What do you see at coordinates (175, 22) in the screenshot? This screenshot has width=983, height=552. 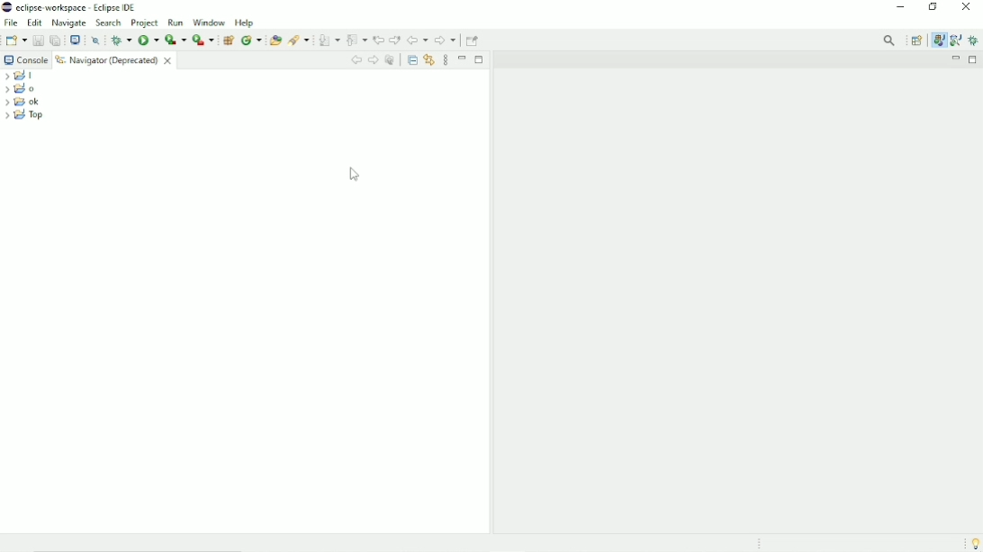 I see `Run` at bounding box center [175, 22].